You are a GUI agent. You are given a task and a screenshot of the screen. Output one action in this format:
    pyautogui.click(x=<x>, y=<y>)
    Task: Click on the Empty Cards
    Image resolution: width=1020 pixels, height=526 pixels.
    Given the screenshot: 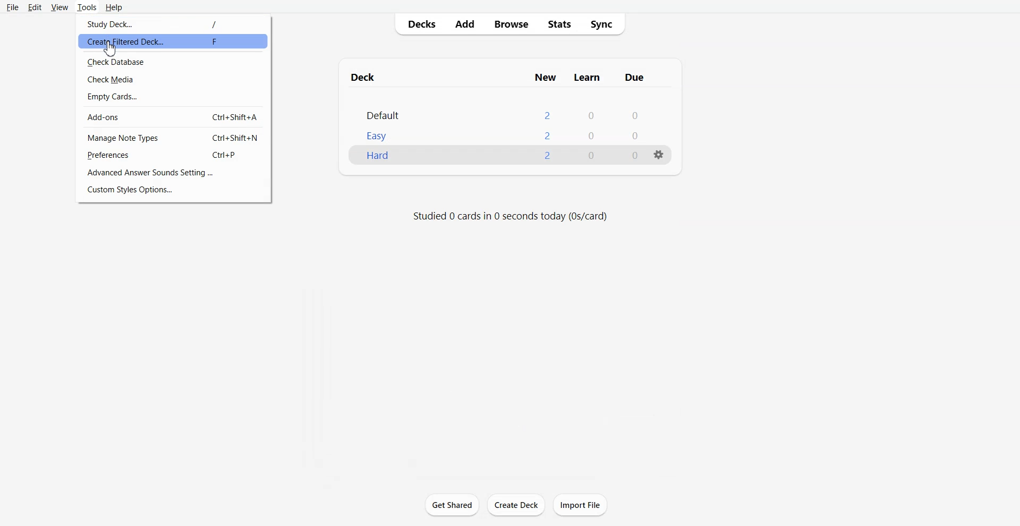 What is the action you would take?
    pyautogui.click(x=174, y=96)
    